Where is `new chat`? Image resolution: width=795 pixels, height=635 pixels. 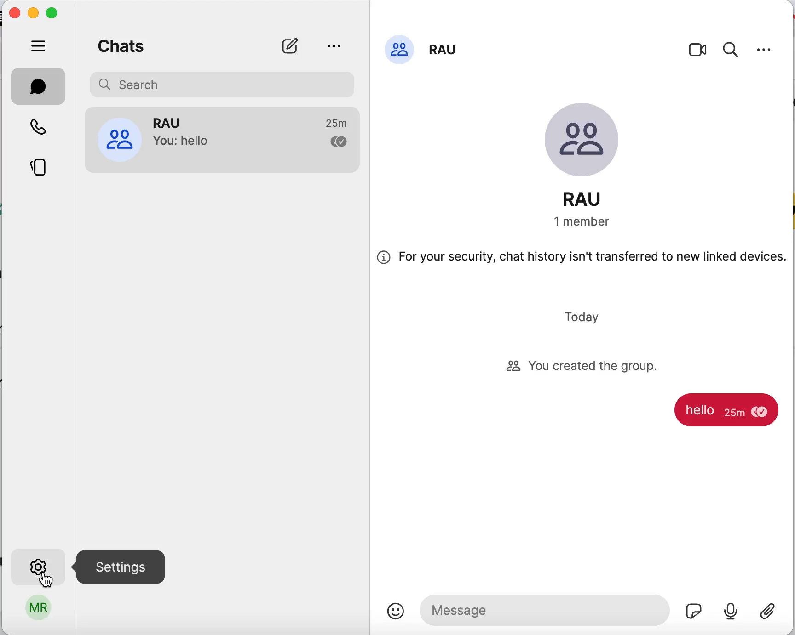
new chat is located at coordinates (291, 45).